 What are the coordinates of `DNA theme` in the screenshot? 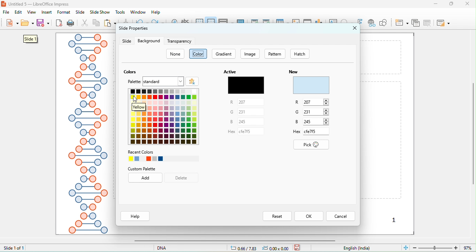 It's located at (87, 134).